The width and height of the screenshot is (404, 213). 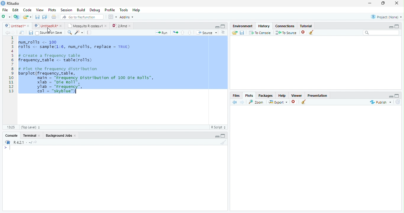 I want to click on New File, so click(x=6, y=17).